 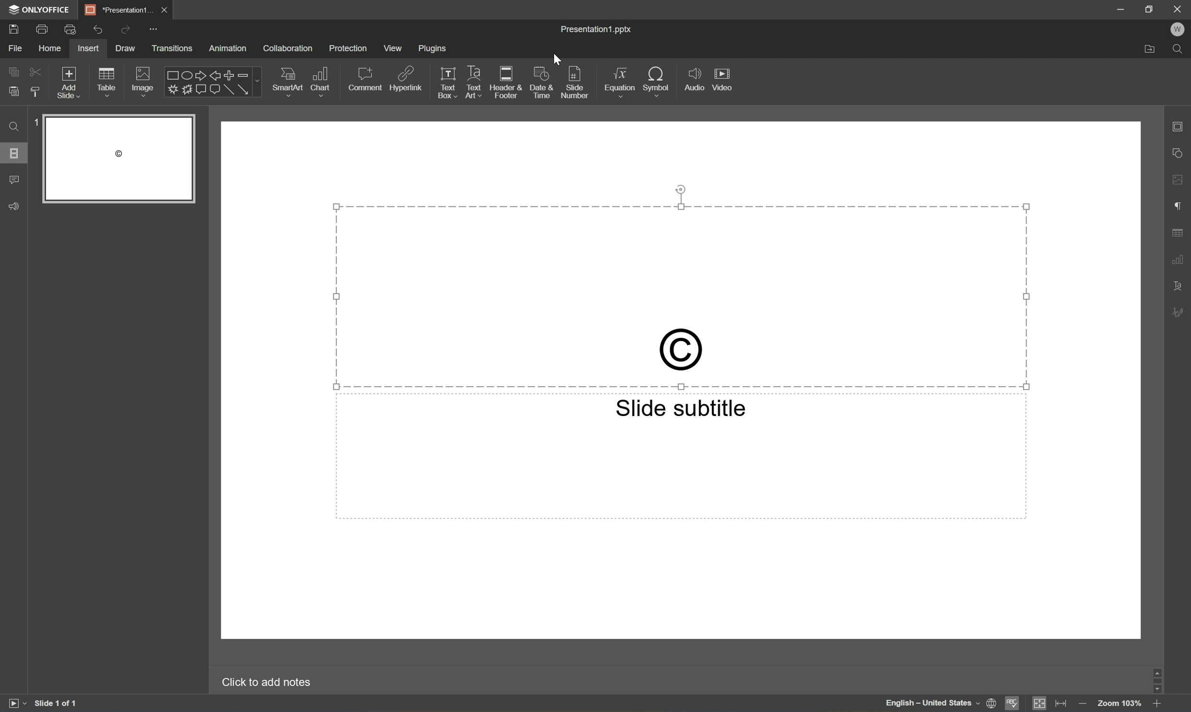 I want to click on Paste, so click(x=13, y=90).